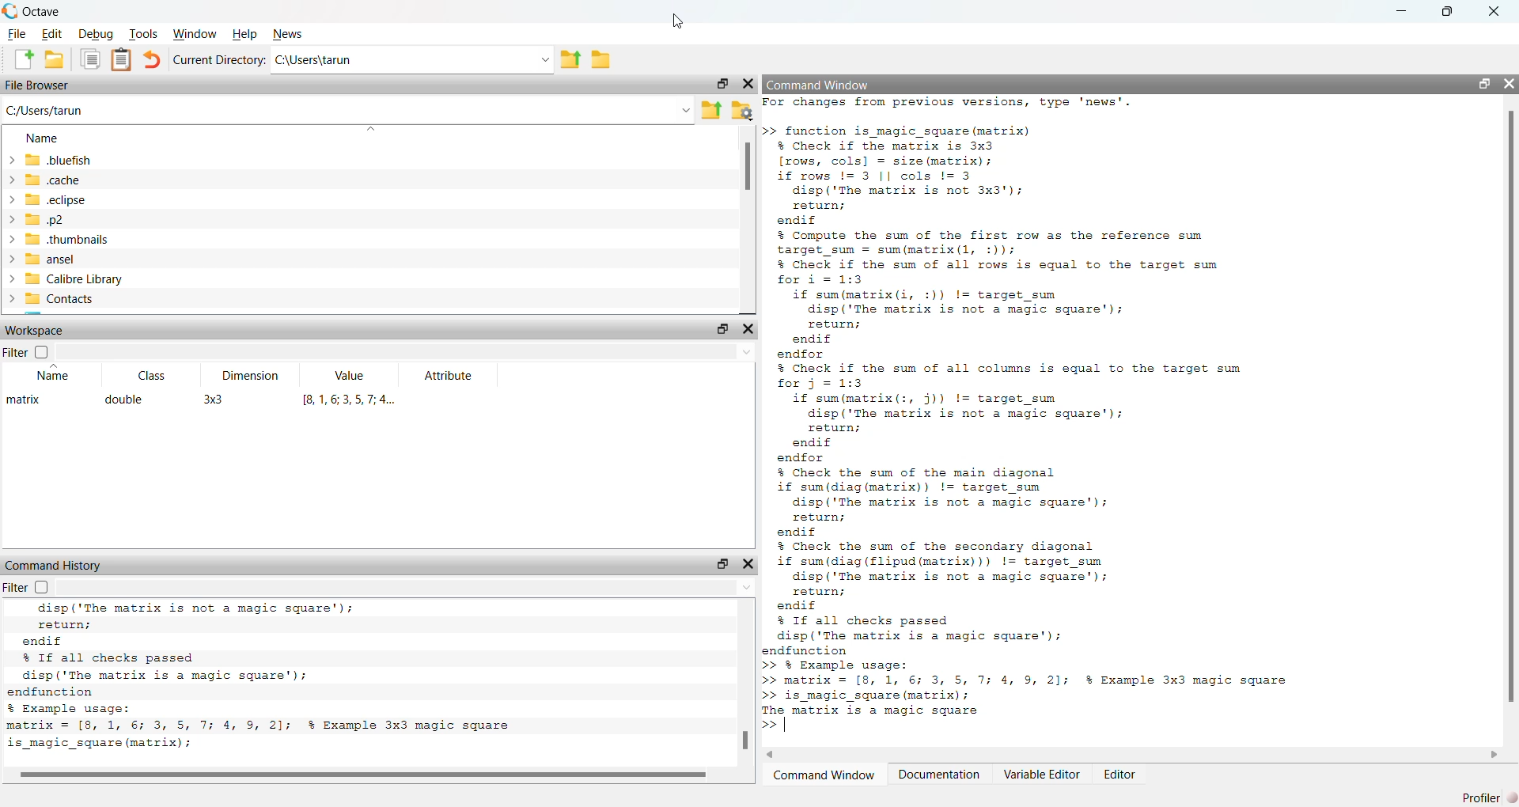 This screenshot has width=1519, height=807. I want to click on Help, so click(245, 34).